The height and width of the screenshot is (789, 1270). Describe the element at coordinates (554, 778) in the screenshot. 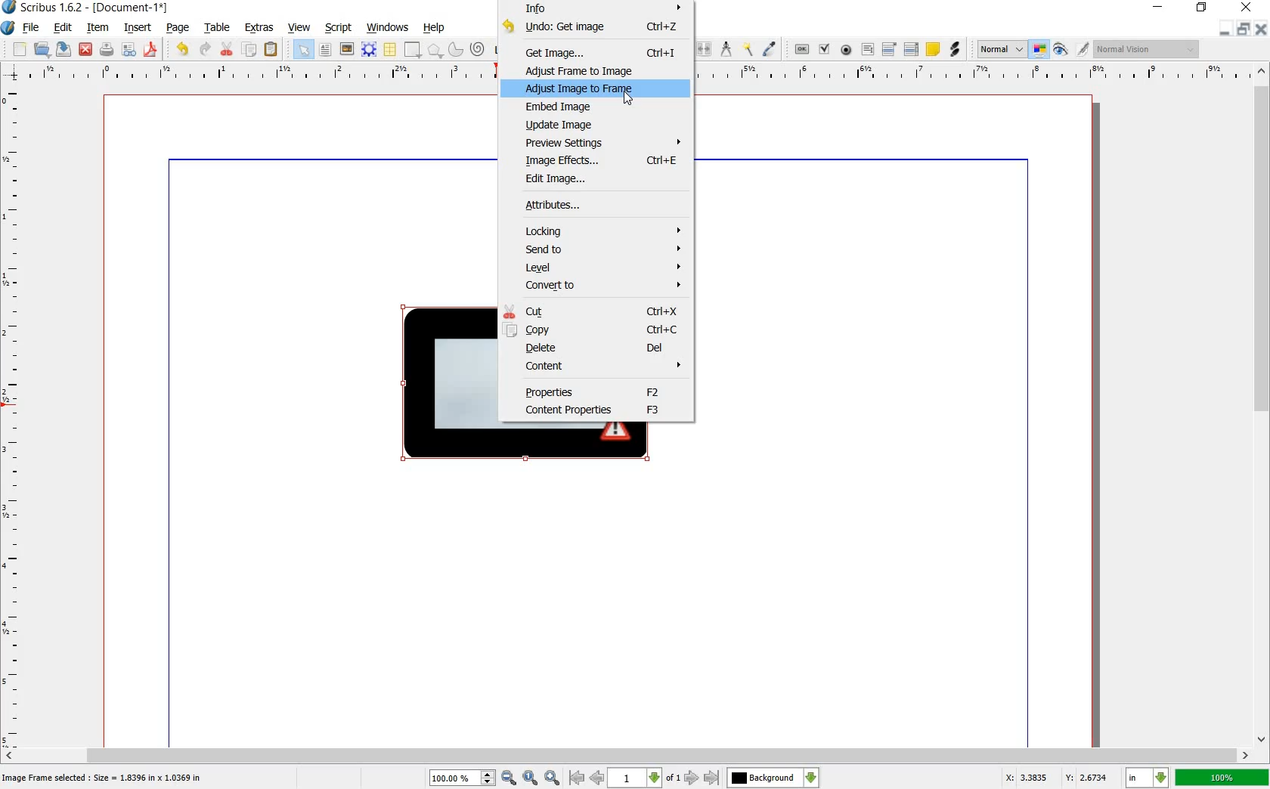

I see `Zoom out` at that location.